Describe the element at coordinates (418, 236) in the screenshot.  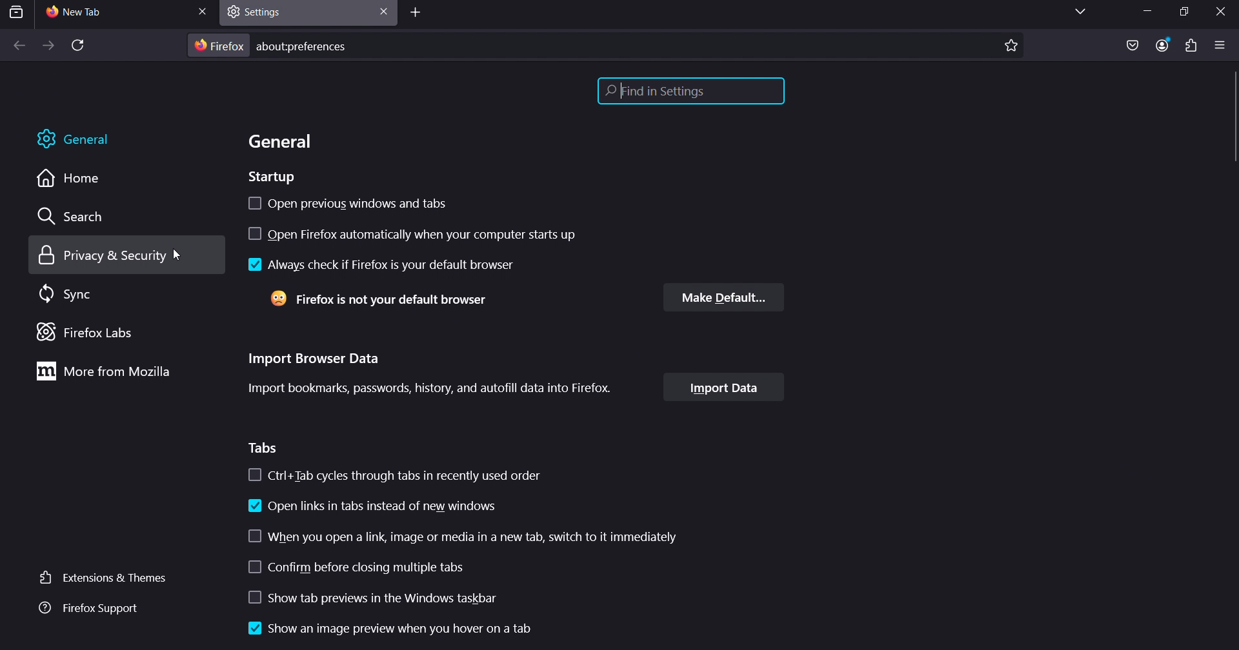
I see `open automatically when computer startups` at that location.